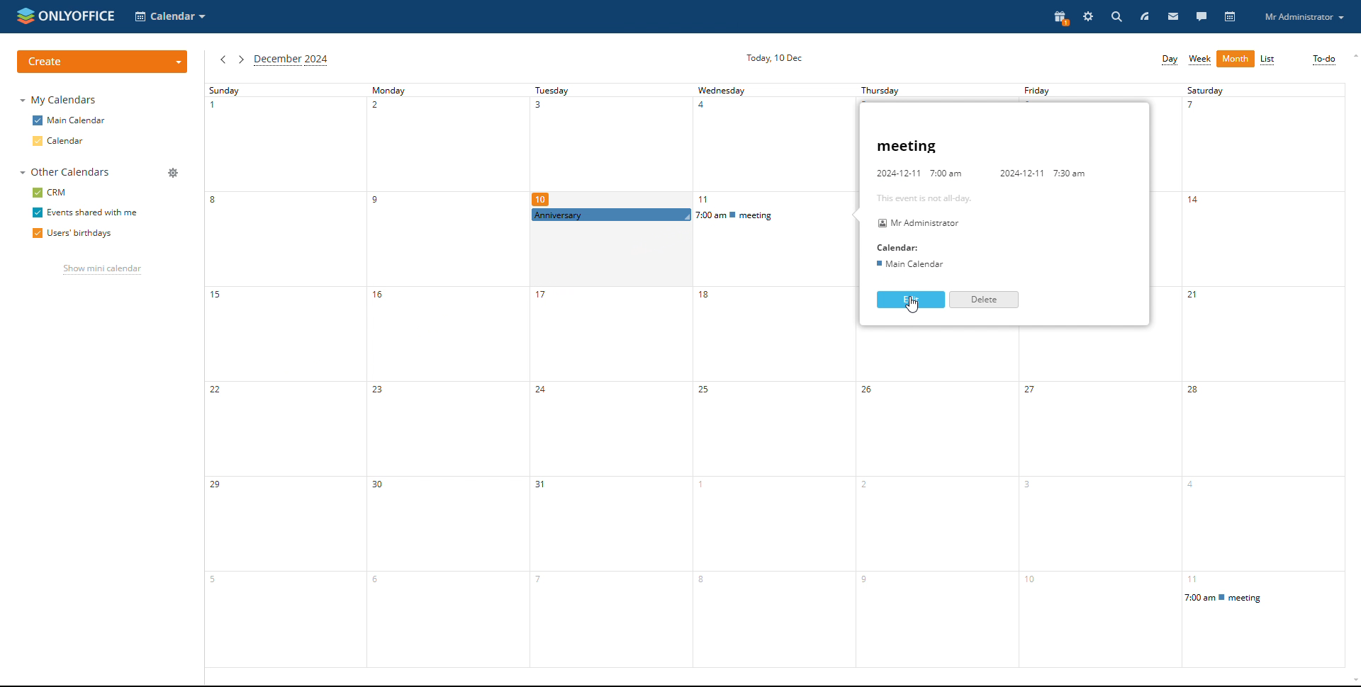 The height and width of the screenshot is (687, 1361). What do you see at coordinates (1173, 17) in the screenshot?
I see `mail` at bounding box center [1173, 17].